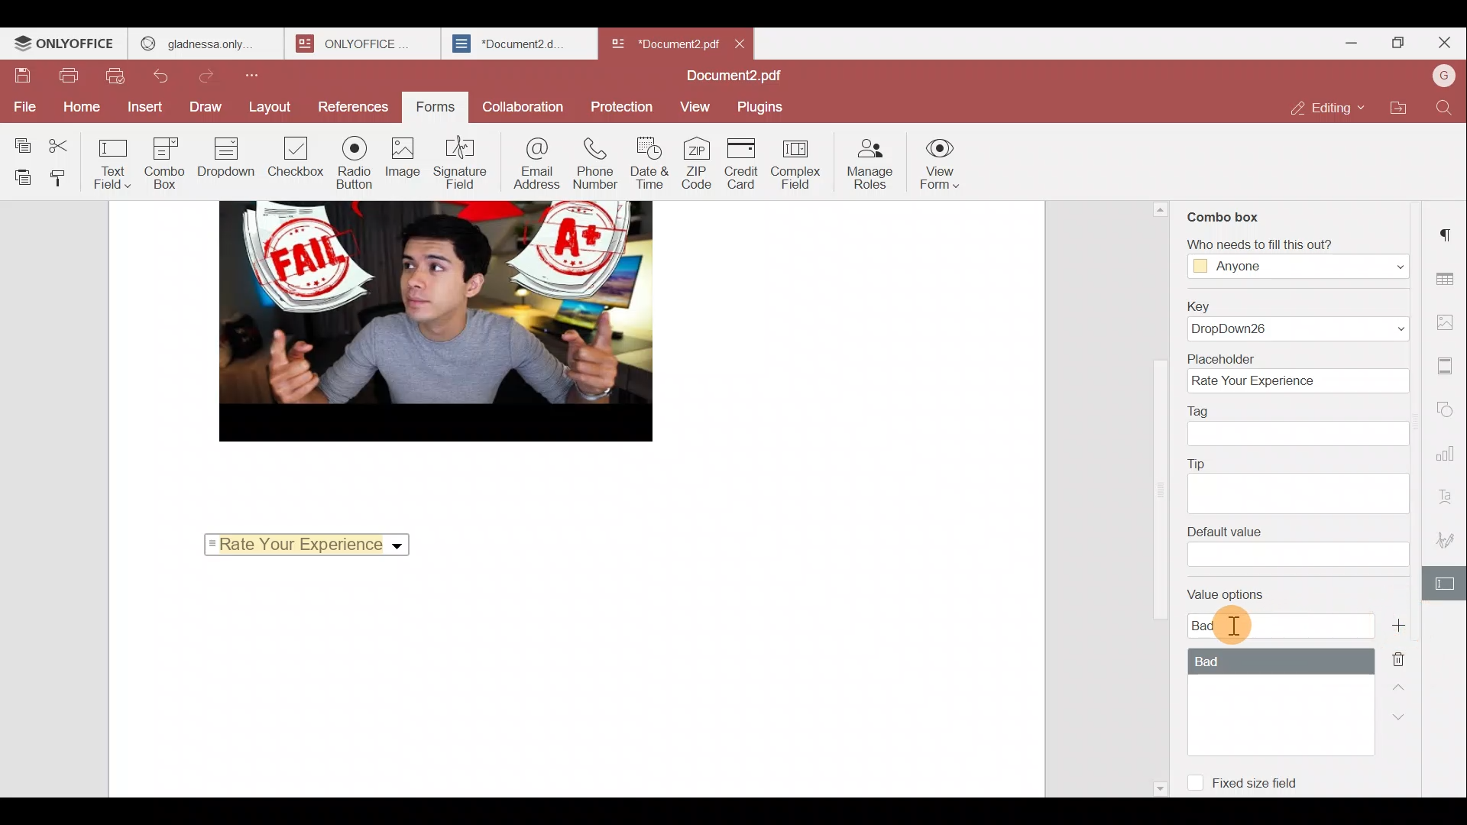 Image resolution: width=1467 pixels, height=825 pixels. What do you see at coordinates (763, 107) in the screenshot?
I see `Plugins` at bounding box center [763, 107].